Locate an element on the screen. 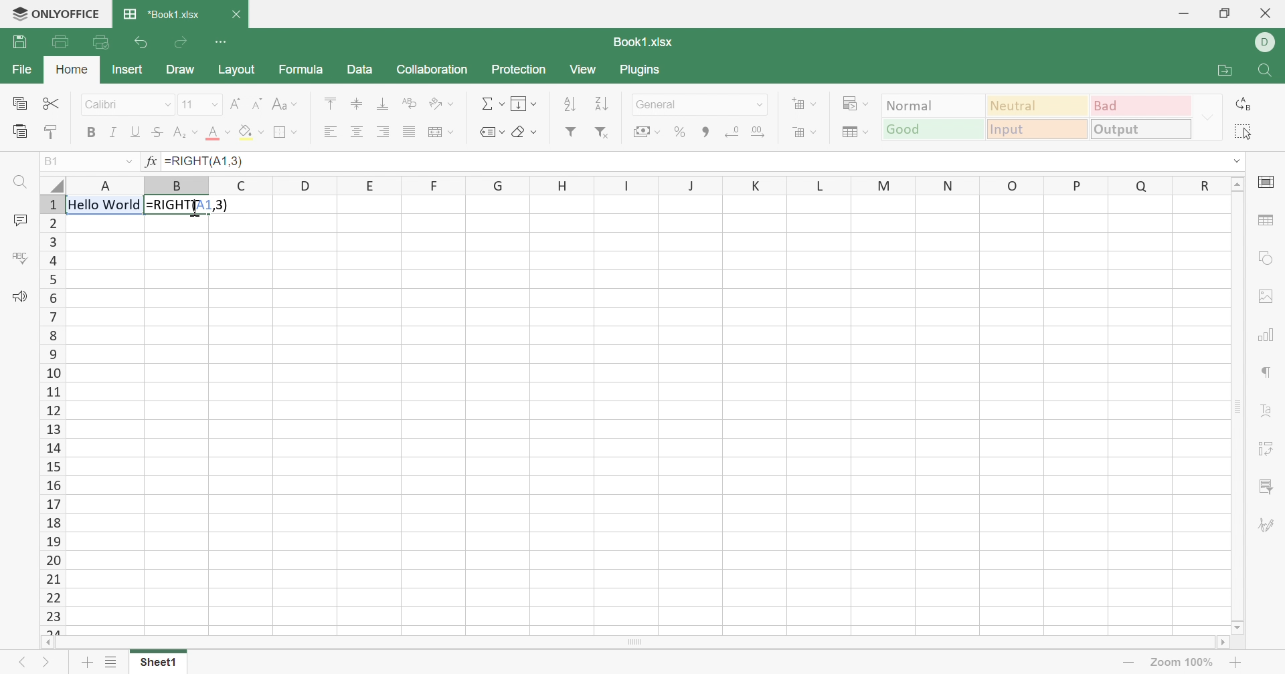 Image resolution: width=1285 pixels, height=674 pixels. Insert is located at coordinates (125, 70).